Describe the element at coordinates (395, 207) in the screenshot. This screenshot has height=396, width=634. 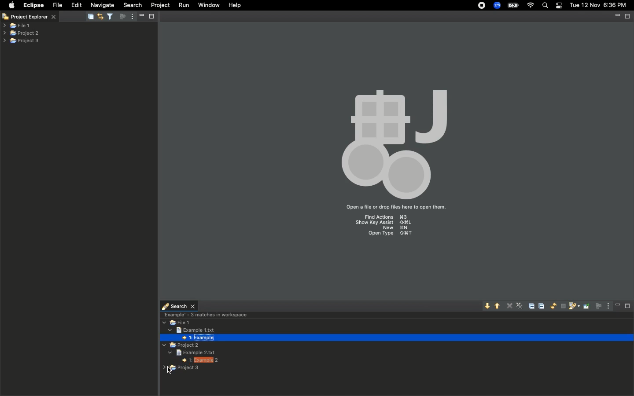
I see `Drag files here to open them` at that location.